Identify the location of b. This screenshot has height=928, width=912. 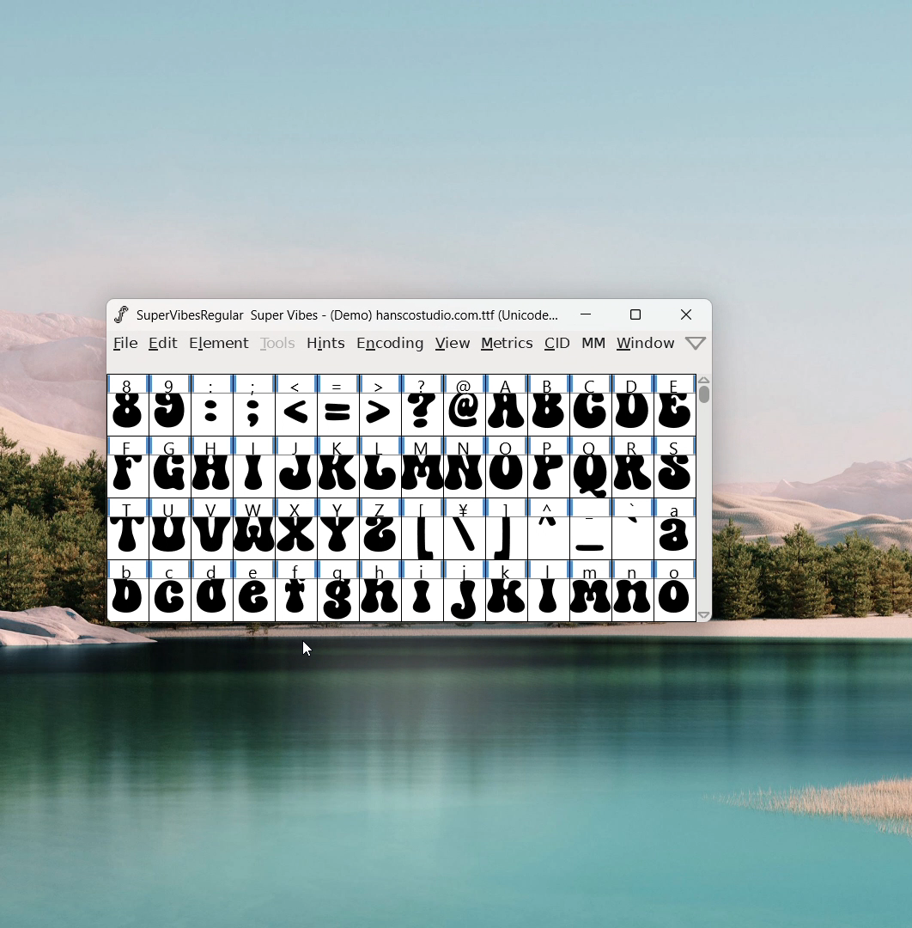
(127, 591).